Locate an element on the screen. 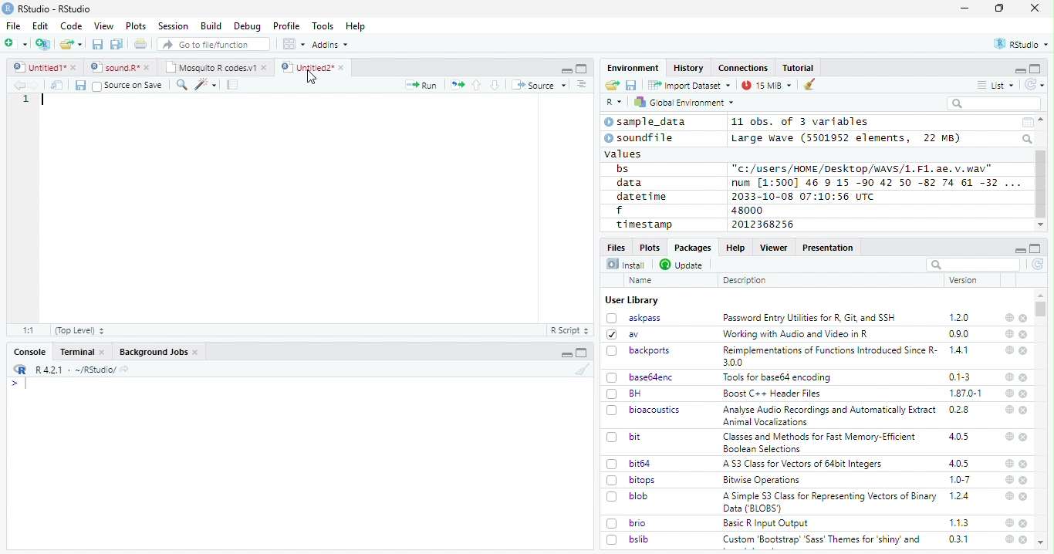 The height and width of the screenshot is (554, 1054). Run the current line is located at coordinates (421, 85).